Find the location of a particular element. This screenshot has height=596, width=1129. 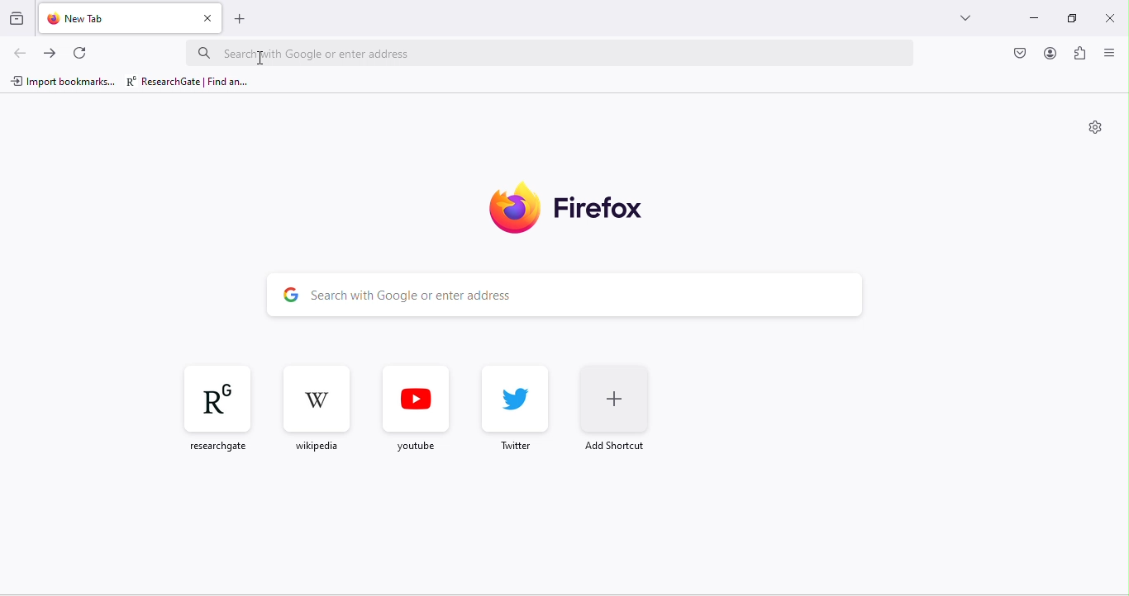

maximize is located at coordinates (1075, 18).